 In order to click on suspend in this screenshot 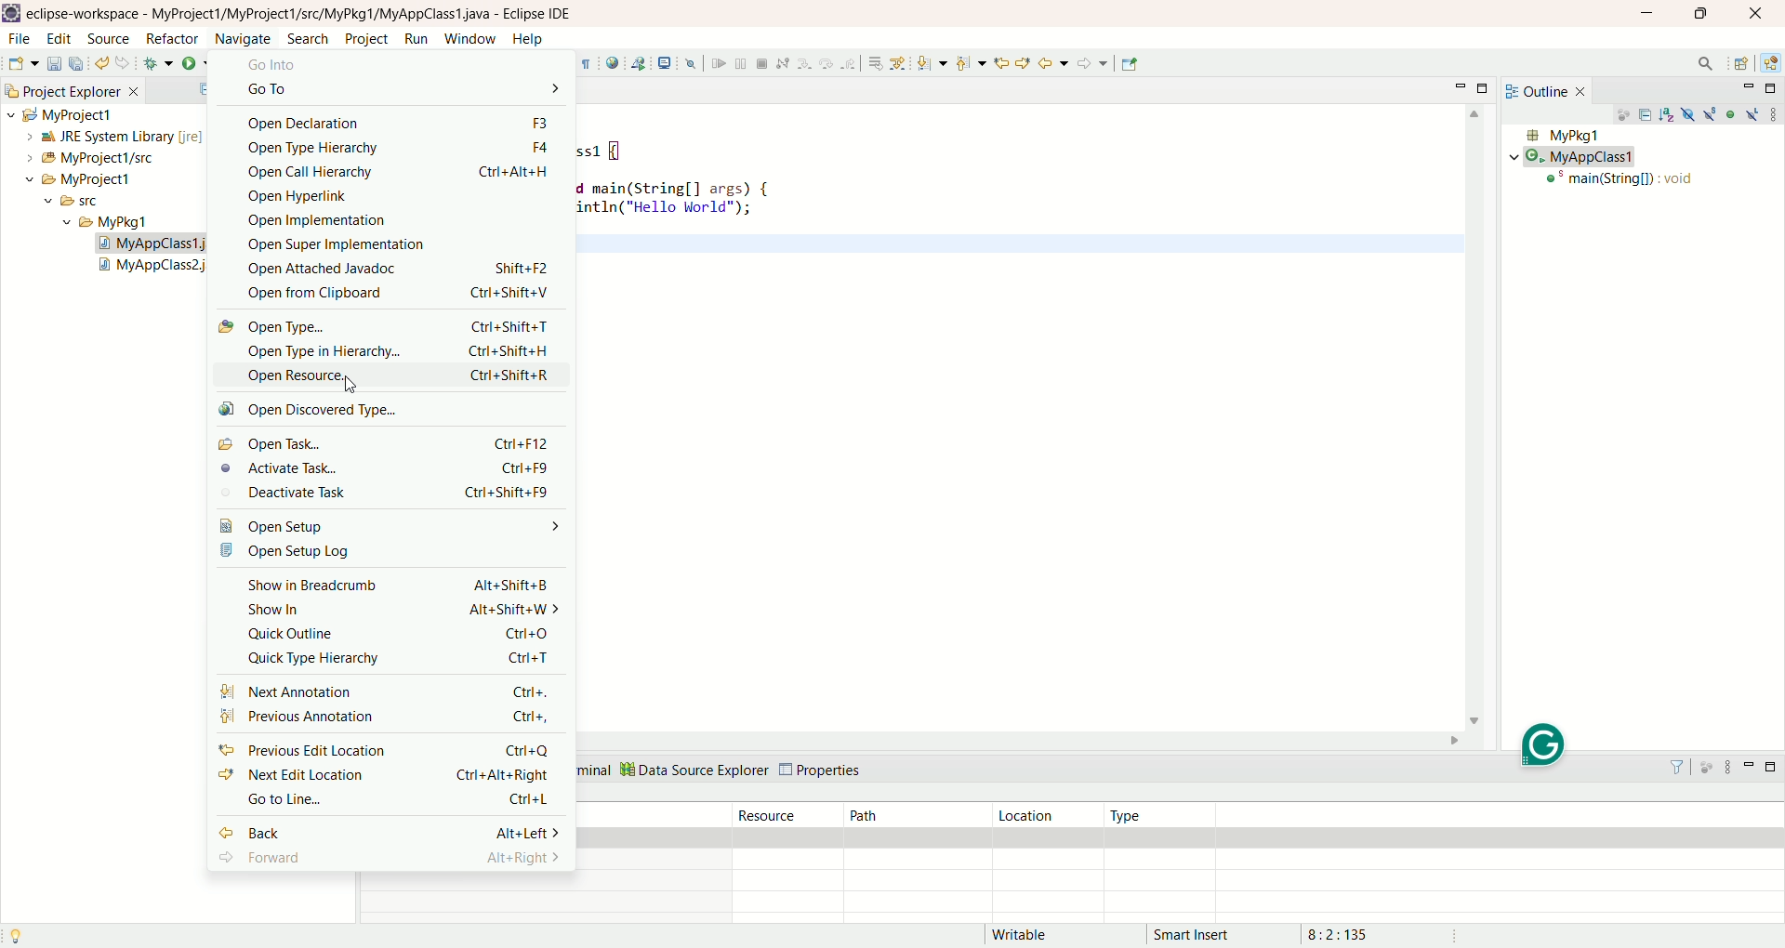, I will do `click(740, 66)`.